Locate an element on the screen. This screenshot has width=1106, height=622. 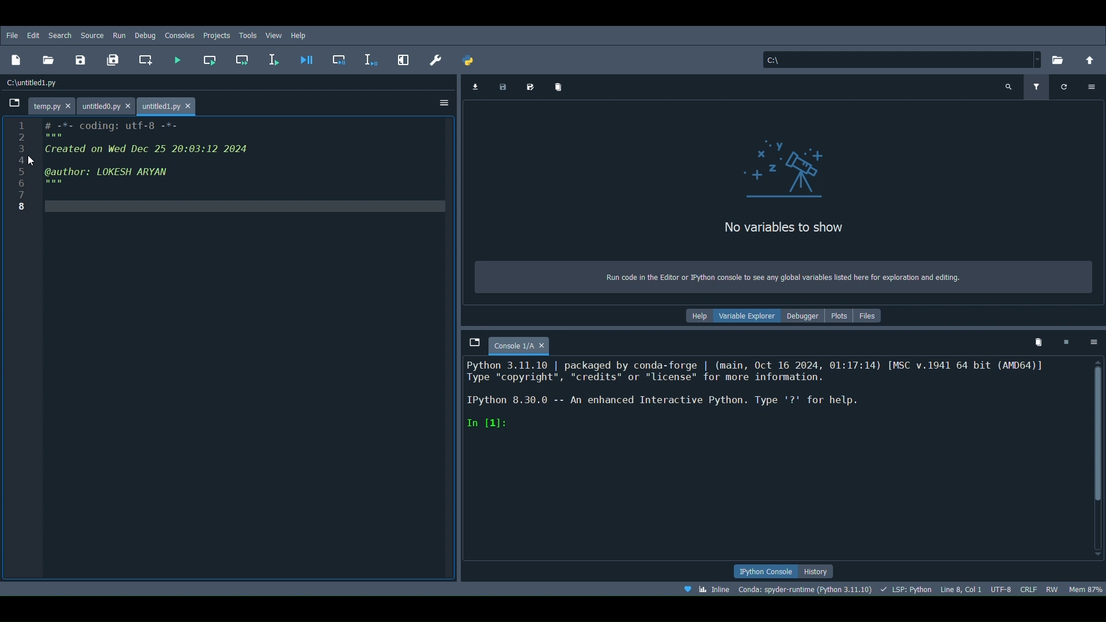
Run current cell (Ctrl + Return) is located at coordinates (212, 56).